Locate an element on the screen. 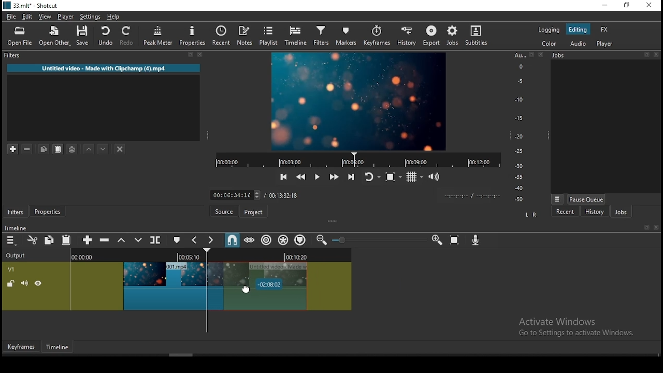 Image resolution: width=663 pixels, height=373 pixels. subtitle is located at coordinates (475, 35).